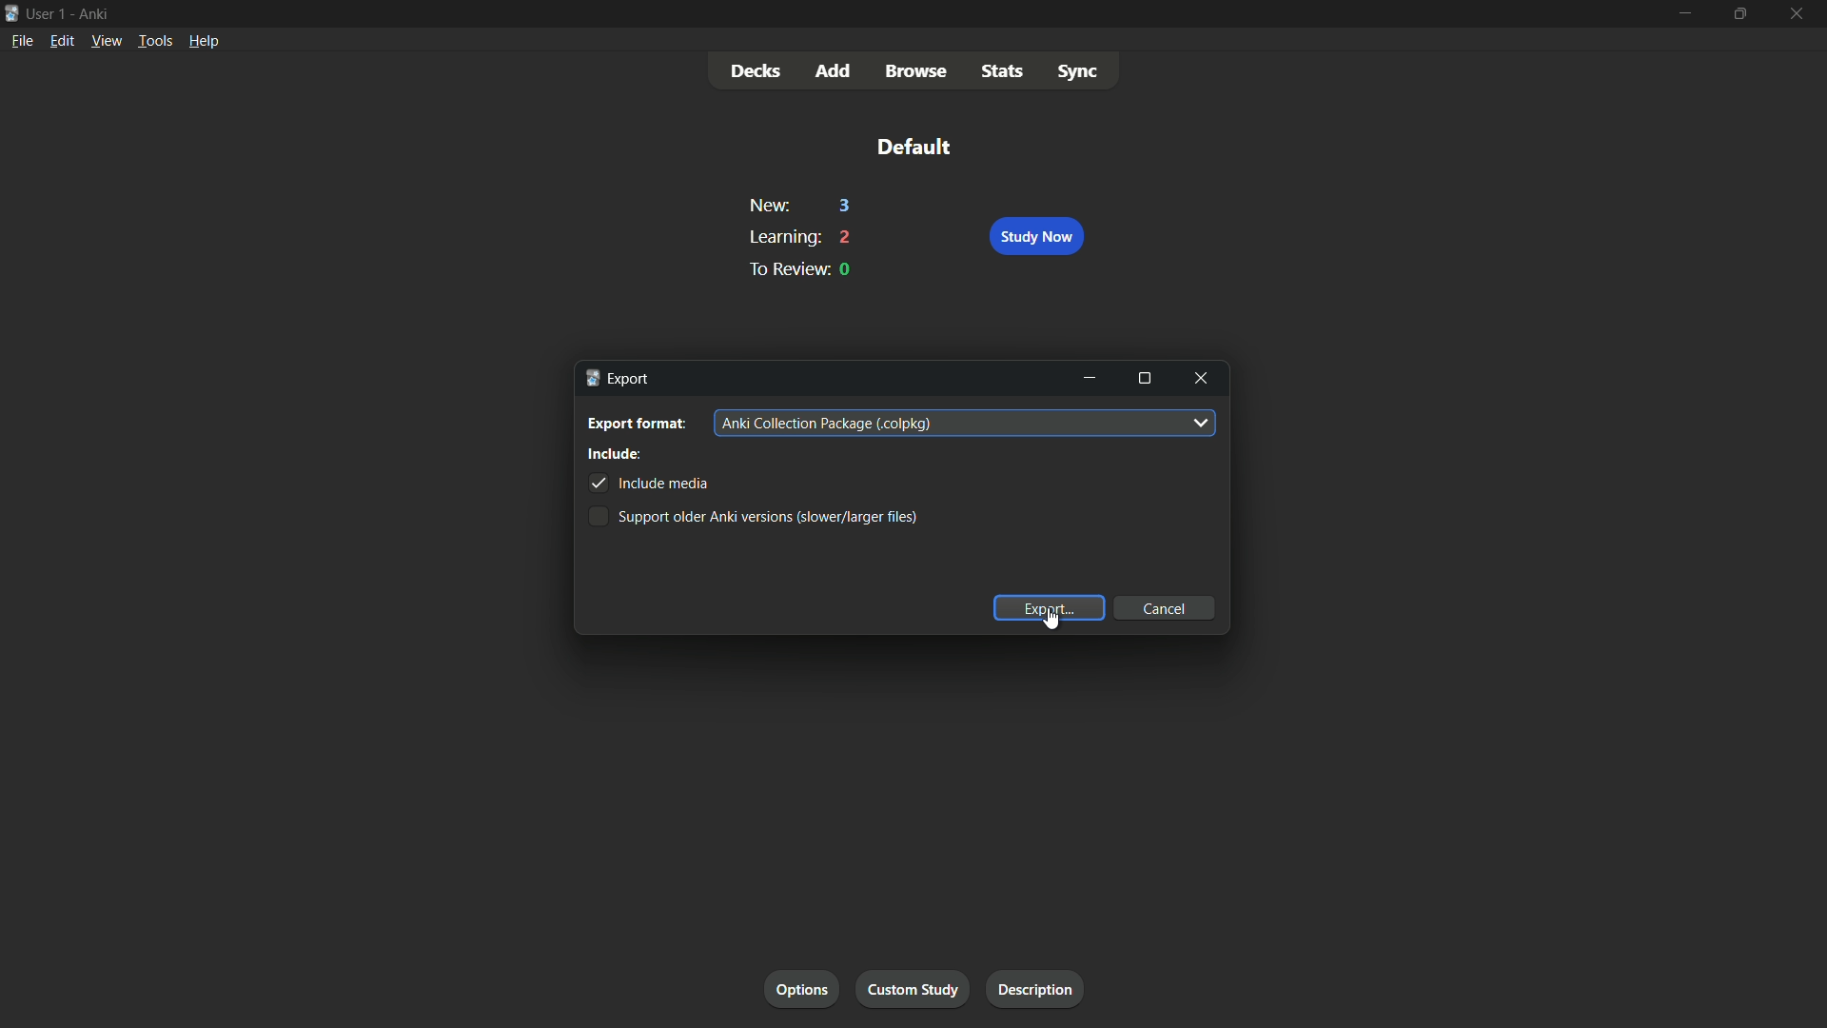 The height and width of the screenshot is (1028, 1827). I want to click on dropdown, so click(1203, 424).